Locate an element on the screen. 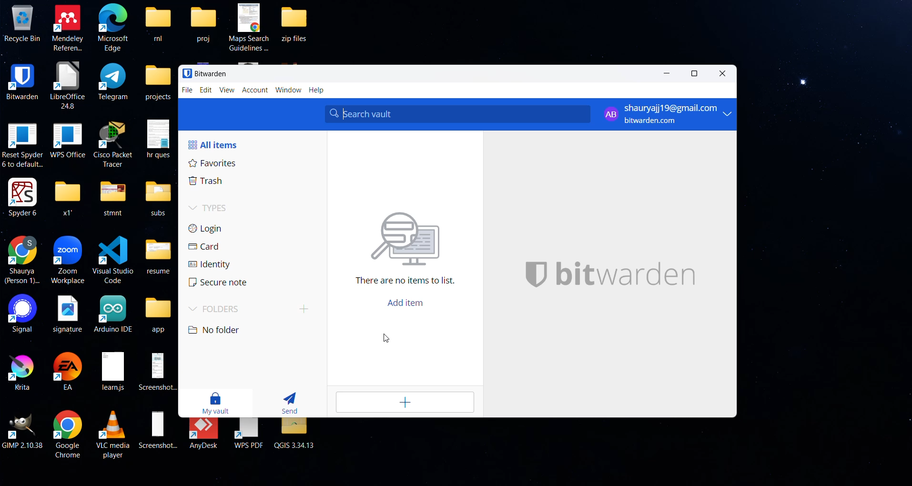  zip files is located at coordinates (299, 23).